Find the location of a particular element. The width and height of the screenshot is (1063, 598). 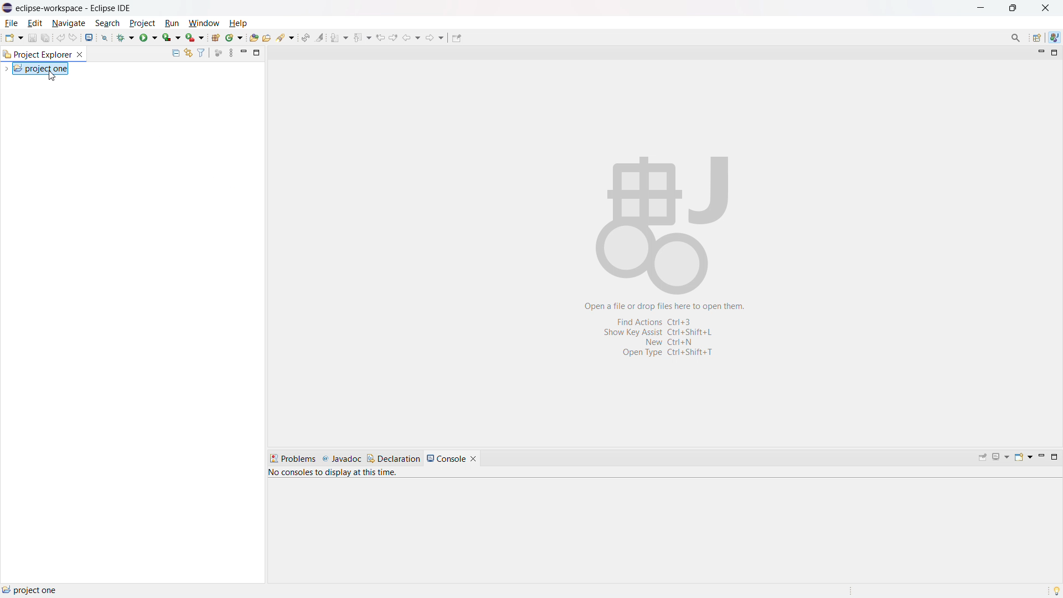

window is located at coordinates (203, 24).